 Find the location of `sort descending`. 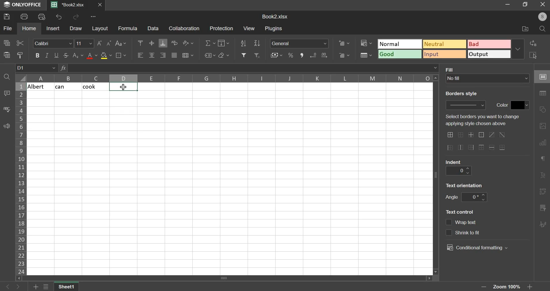

sort descending is located at coordinates (257, 43).